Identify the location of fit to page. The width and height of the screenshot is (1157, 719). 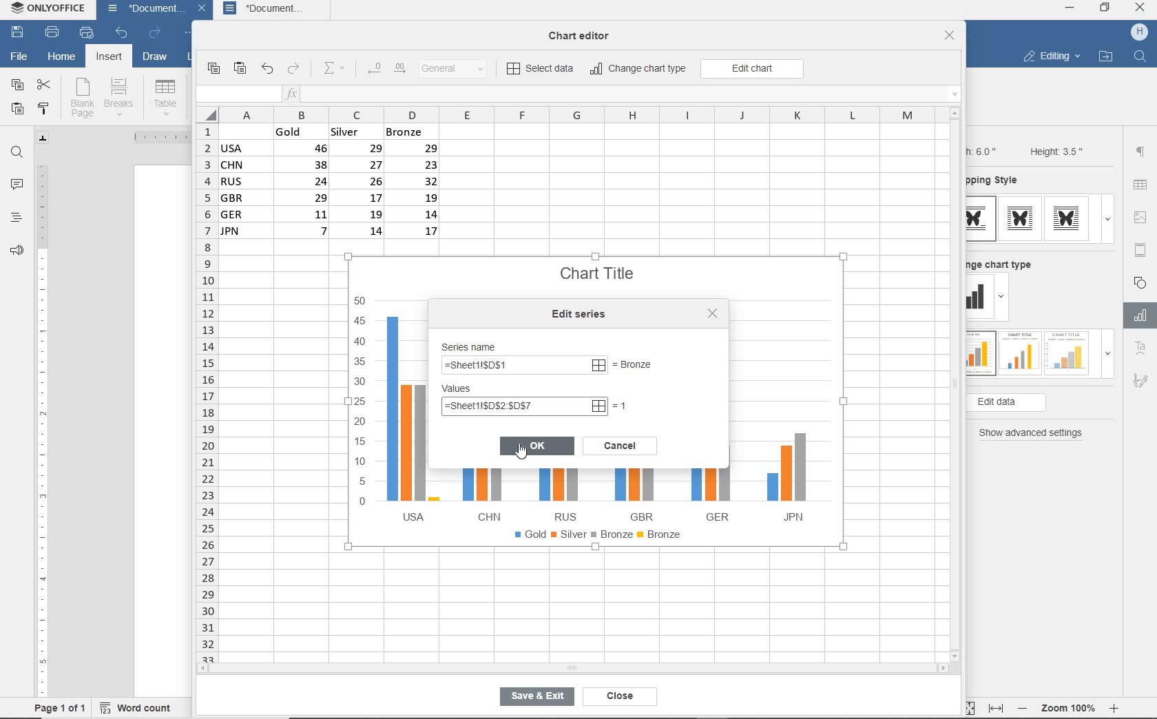
(967, 707).